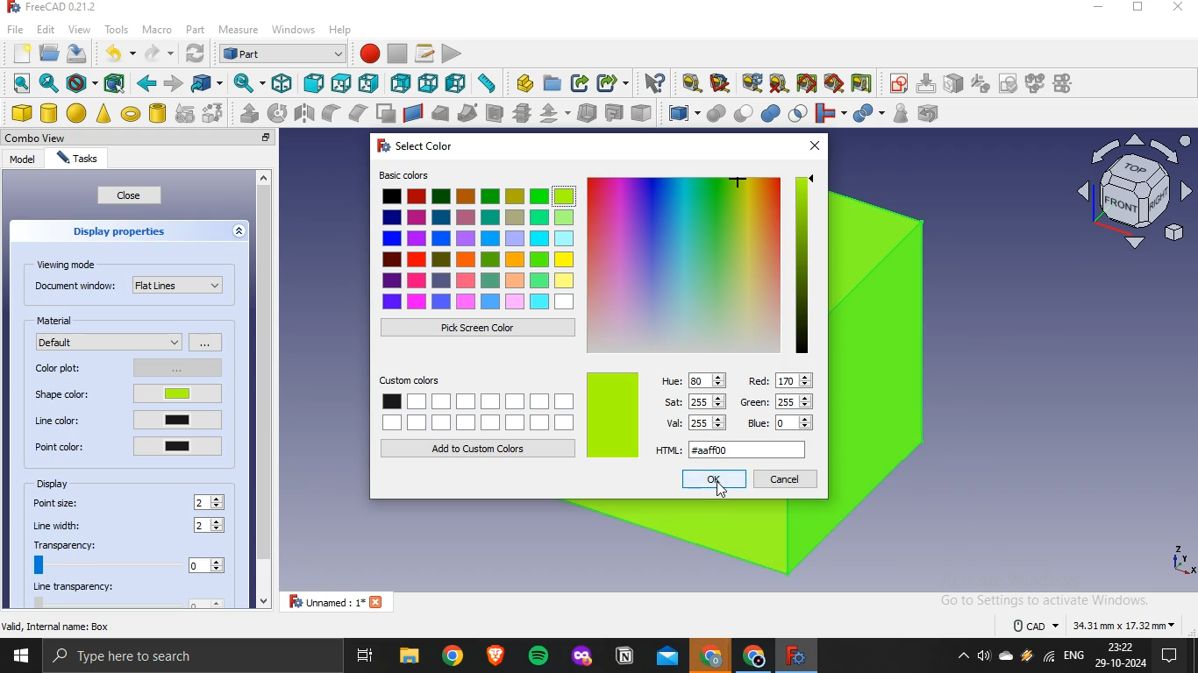 The image size is (1198, 673). Describe the element at coordinates (103, 113) in the screenshot. I see `cone` at that location.